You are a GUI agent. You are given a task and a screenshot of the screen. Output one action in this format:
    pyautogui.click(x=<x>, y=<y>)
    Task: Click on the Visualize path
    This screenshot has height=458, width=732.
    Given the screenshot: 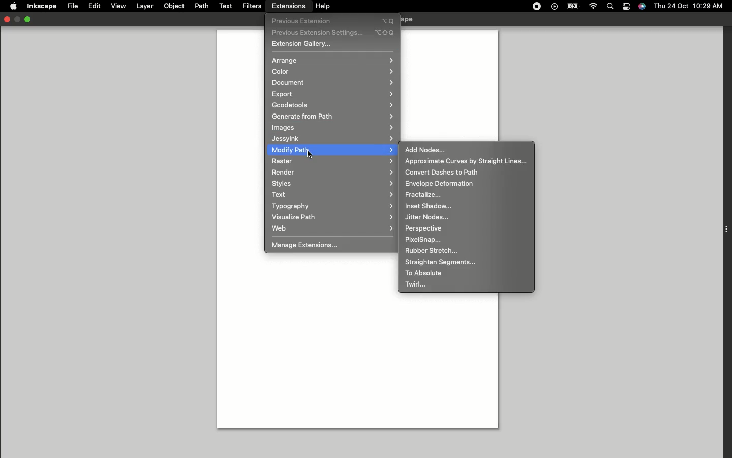 What is the action you would take?
    pyautogui.click(x=331, y=217)
    